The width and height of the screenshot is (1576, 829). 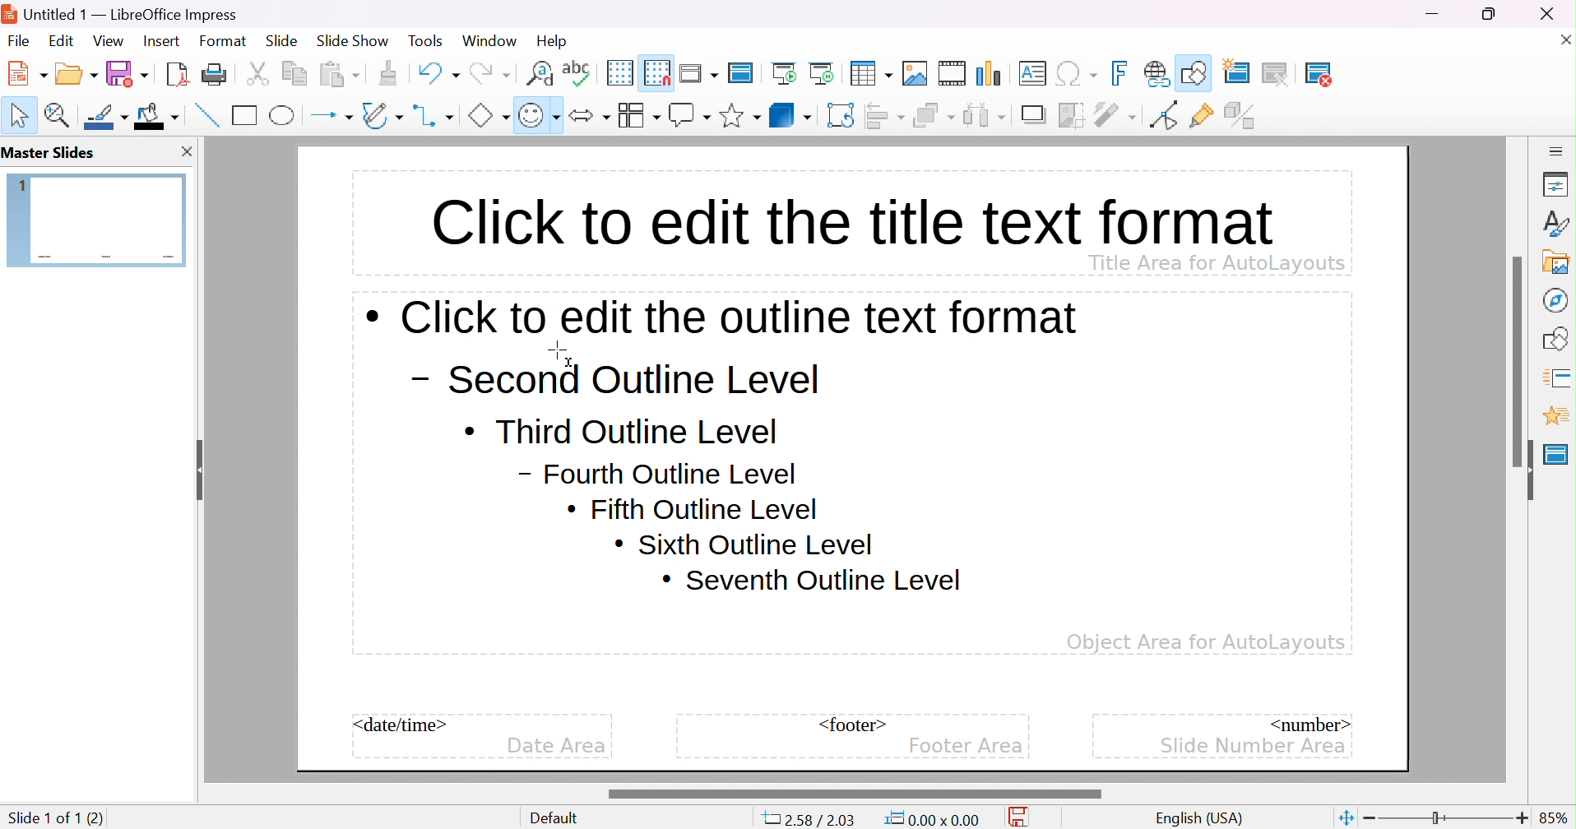 I want to click on shapes, so click(x=1559, y=336).